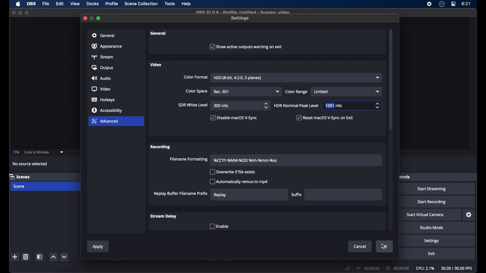  I want to click on increment, so click(53, 257).